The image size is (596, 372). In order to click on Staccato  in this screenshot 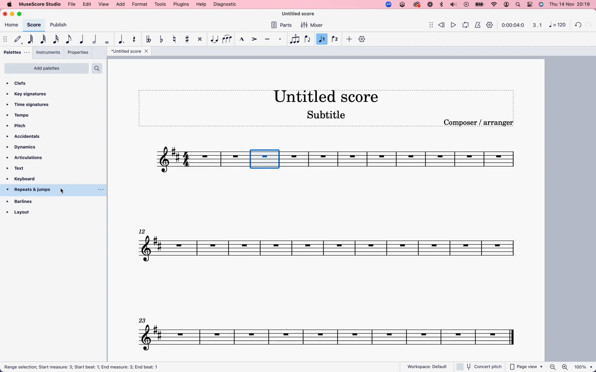, I will do `click(281, 39)`.